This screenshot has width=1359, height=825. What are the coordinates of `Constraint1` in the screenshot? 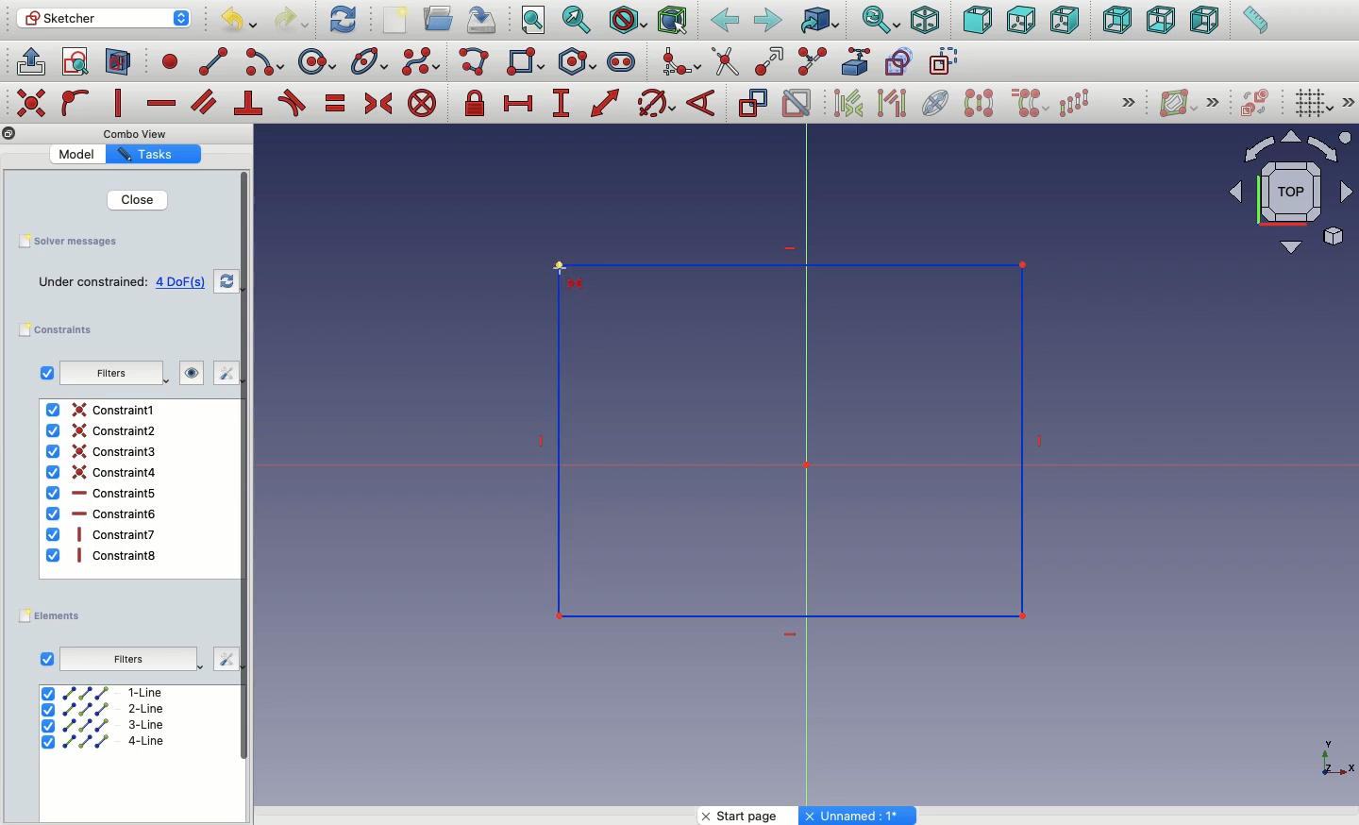 It's located at (100, 410).